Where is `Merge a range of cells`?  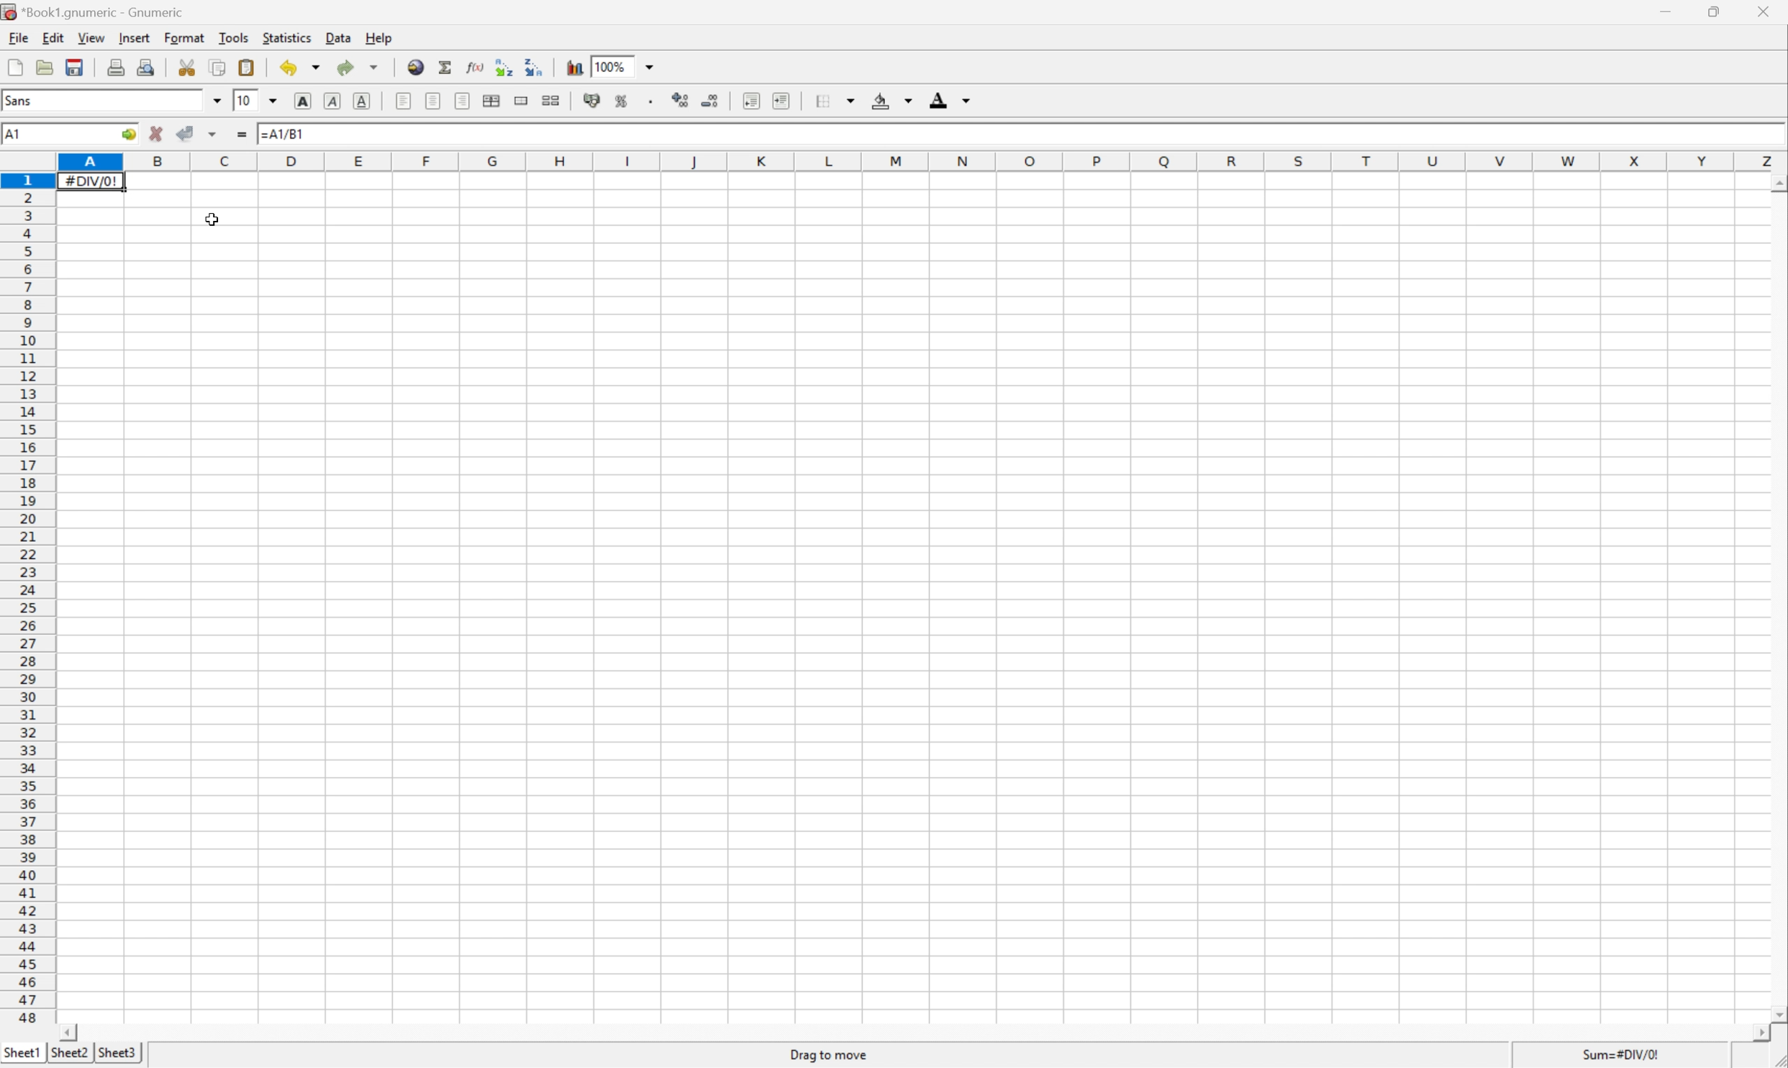 Merge a range of cells is located at coordinates (523, 101).